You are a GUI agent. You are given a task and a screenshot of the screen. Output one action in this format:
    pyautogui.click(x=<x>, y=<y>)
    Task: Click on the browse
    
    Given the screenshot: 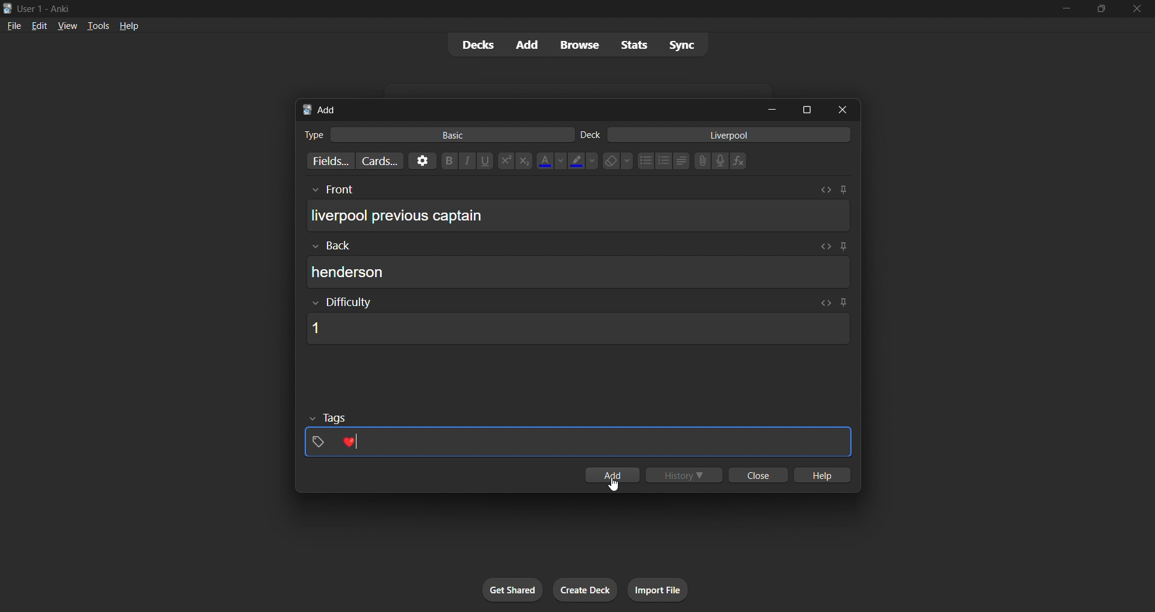 What is the action you would take?
    pyautogui.click(x=577, y=44)
    